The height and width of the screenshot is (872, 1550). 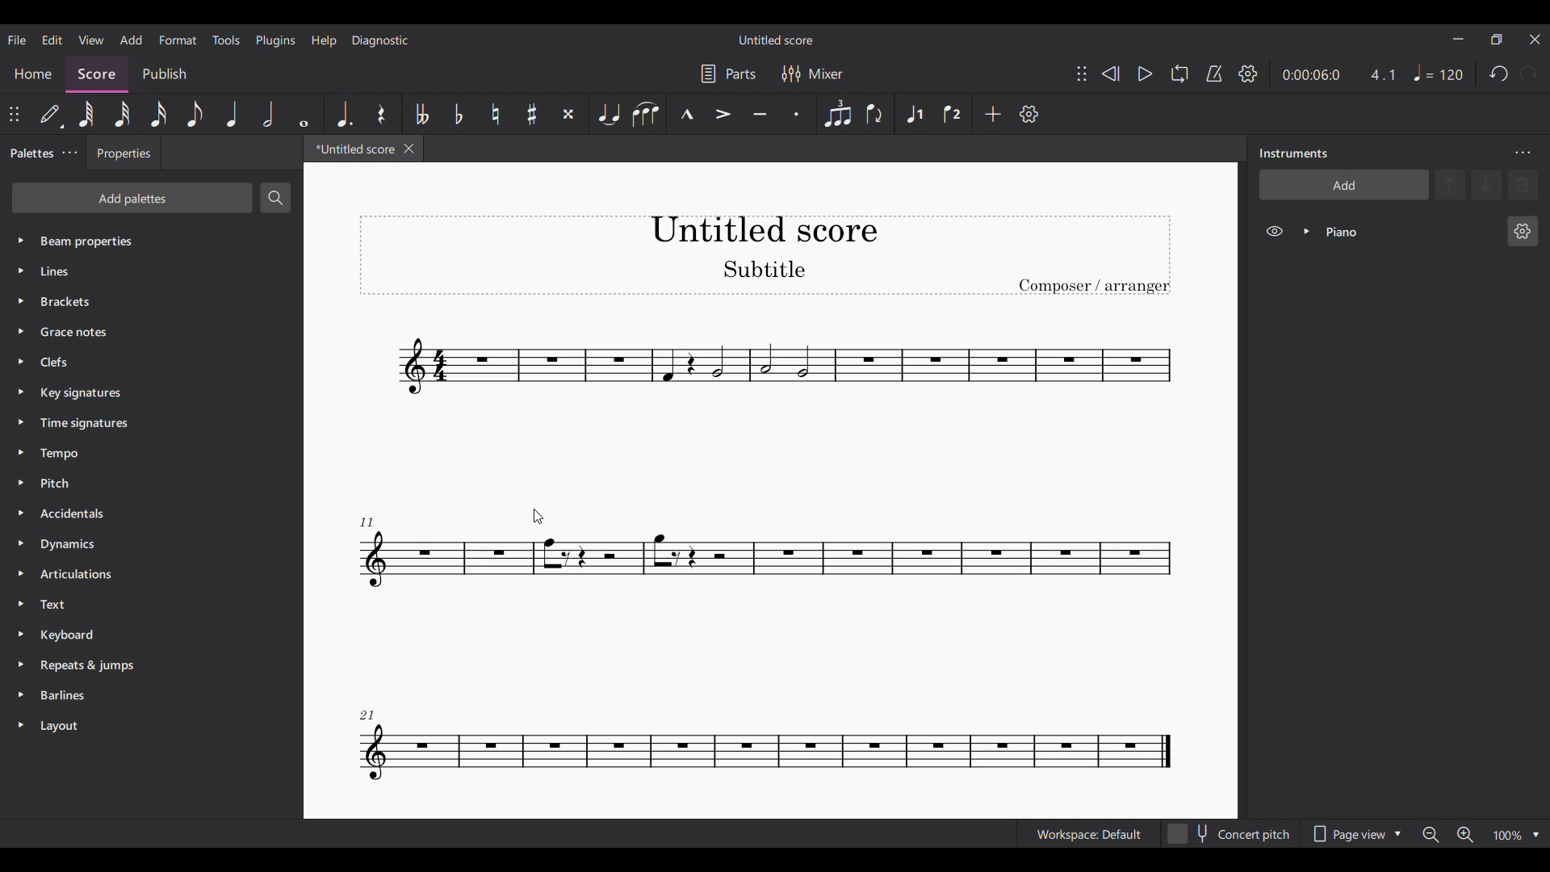 What do you see at coordinates (1535, 40) in the screenshot?
I see `Close interface` at bounding box center [1535, 40].